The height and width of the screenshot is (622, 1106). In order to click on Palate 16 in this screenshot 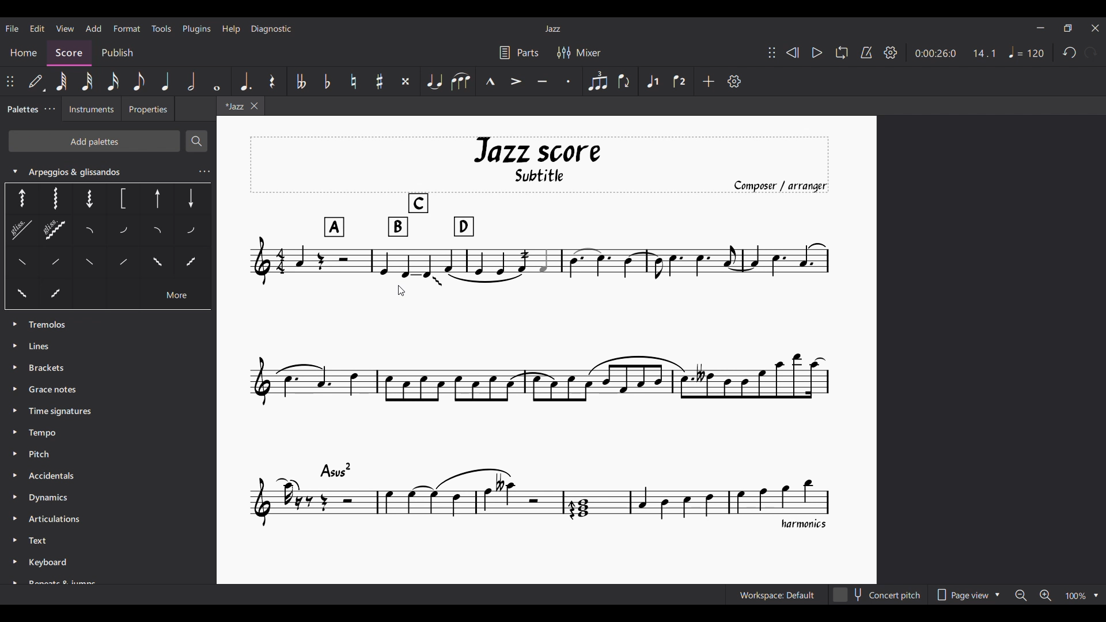, I will do `click(155, 264)`.